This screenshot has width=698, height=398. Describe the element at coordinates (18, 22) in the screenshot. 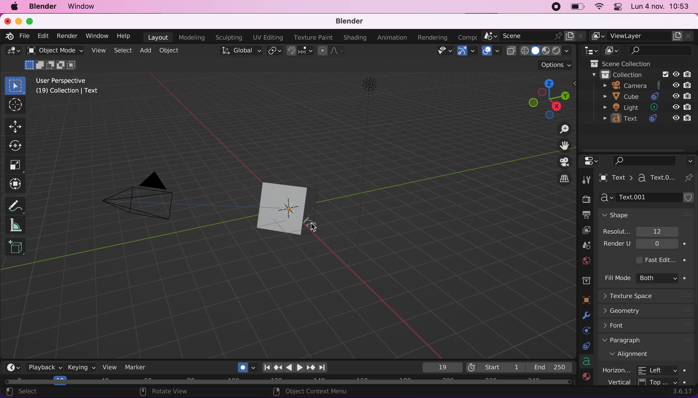

I see `minimize` at that location.